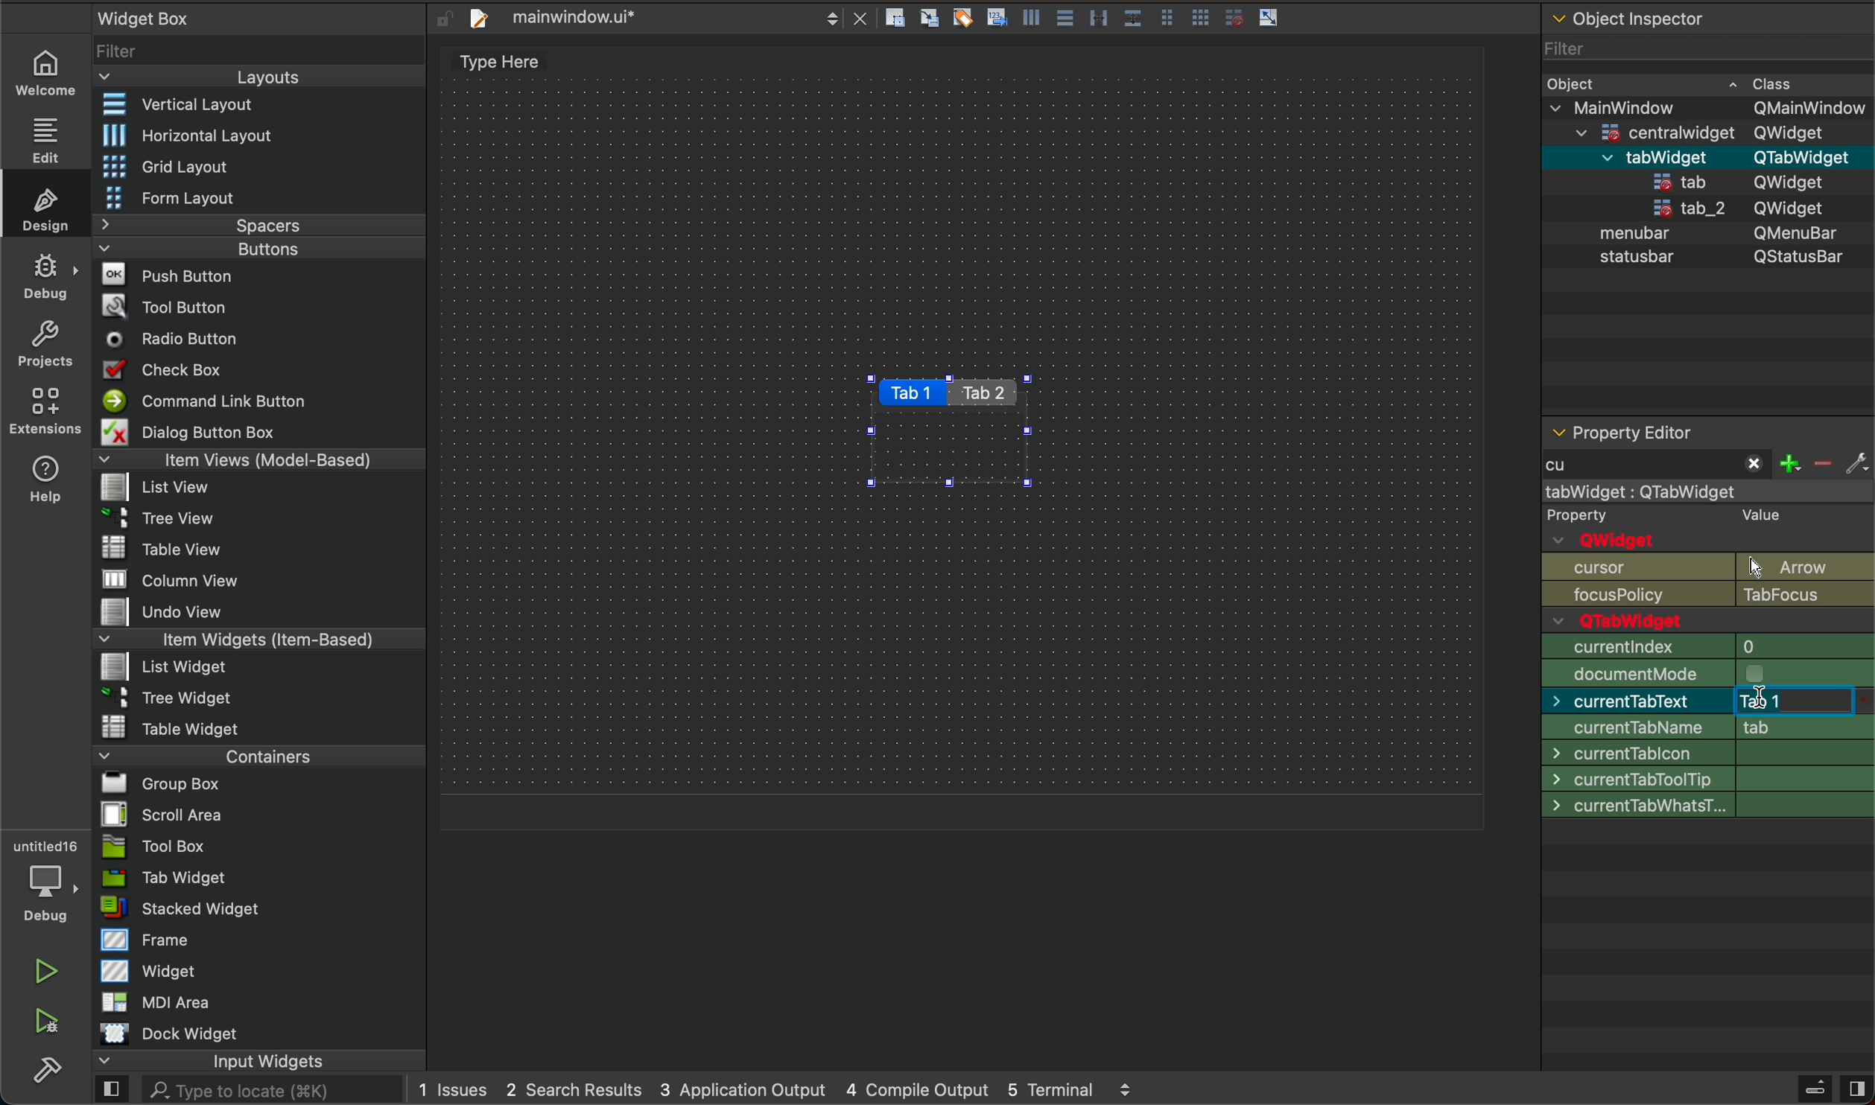  Describe the element at coordinates (1571, 80) in the screenshot. I see `Obiect` at that location.